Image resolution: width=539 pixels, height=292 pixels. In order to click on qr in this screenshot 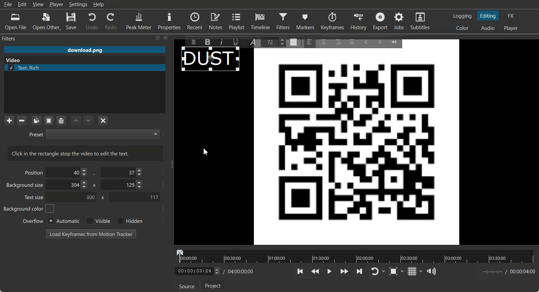, I will do `click(357, 148)`.